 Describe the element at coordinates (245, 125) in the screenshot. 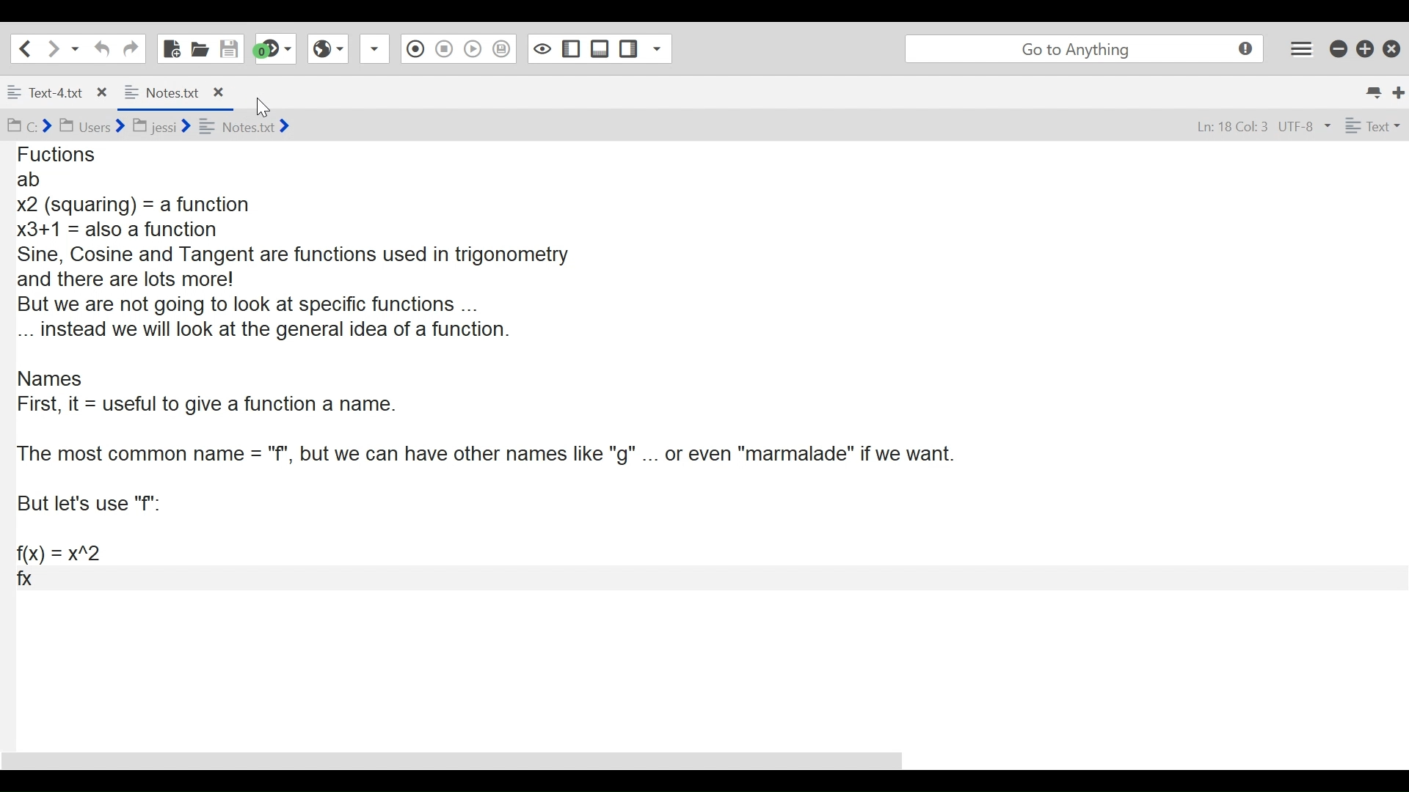

I see `notes.txt` at that location.